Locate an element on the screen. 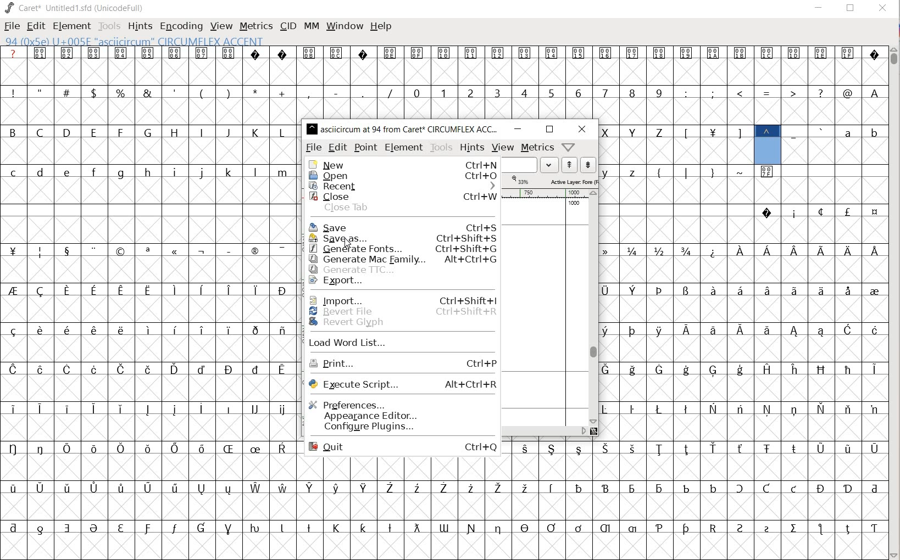  glyph characters is located at coordinates (743, 303).